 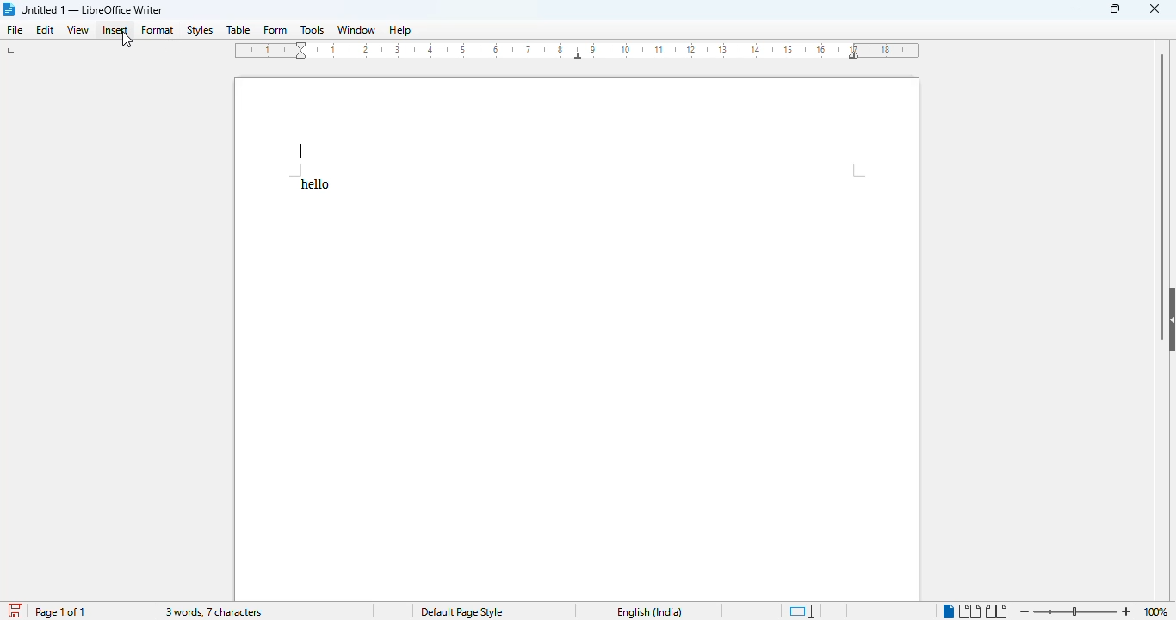 I want to click on multi-page view, so click(x=969, y=611).